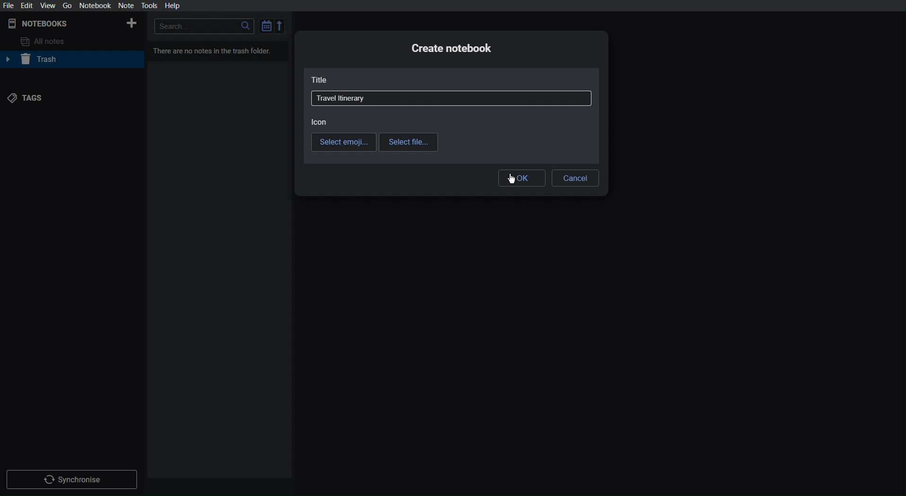 The image size is (906, 496). I want to click on Tools, so click(149, 5).